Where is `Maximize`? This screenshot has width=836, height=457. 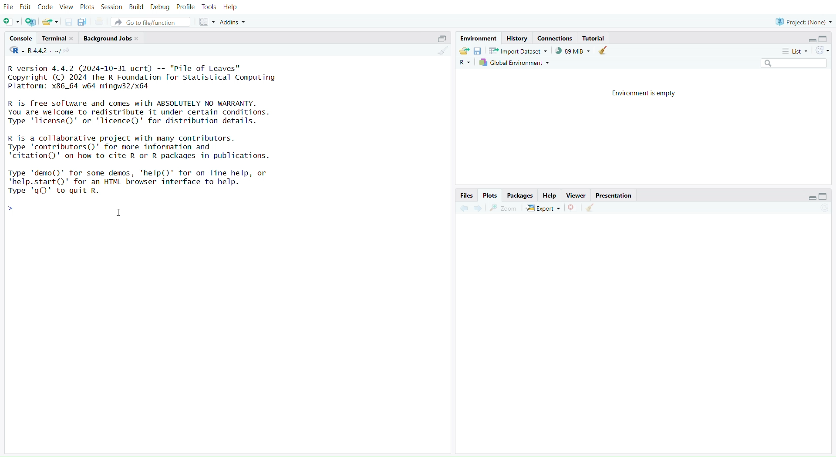
Maximize is located at coordinates (825, 39).